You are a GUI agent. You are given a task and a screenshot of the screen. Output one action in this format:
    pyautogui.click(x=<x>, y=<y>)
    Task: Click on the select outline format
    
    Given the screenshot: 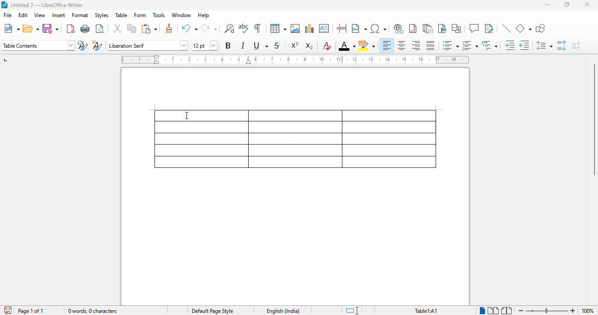 What is the action you would take?
    pyautogui.click(x=489, y=45)
    